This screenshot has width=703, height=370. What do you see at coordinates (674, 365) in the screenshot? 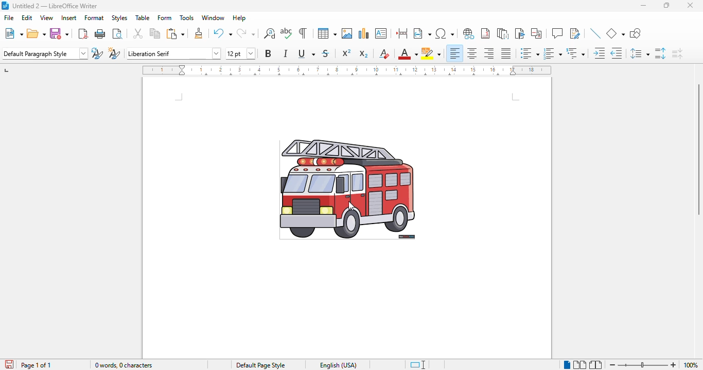
I see `zoom in` at bounding box center [674, 365].